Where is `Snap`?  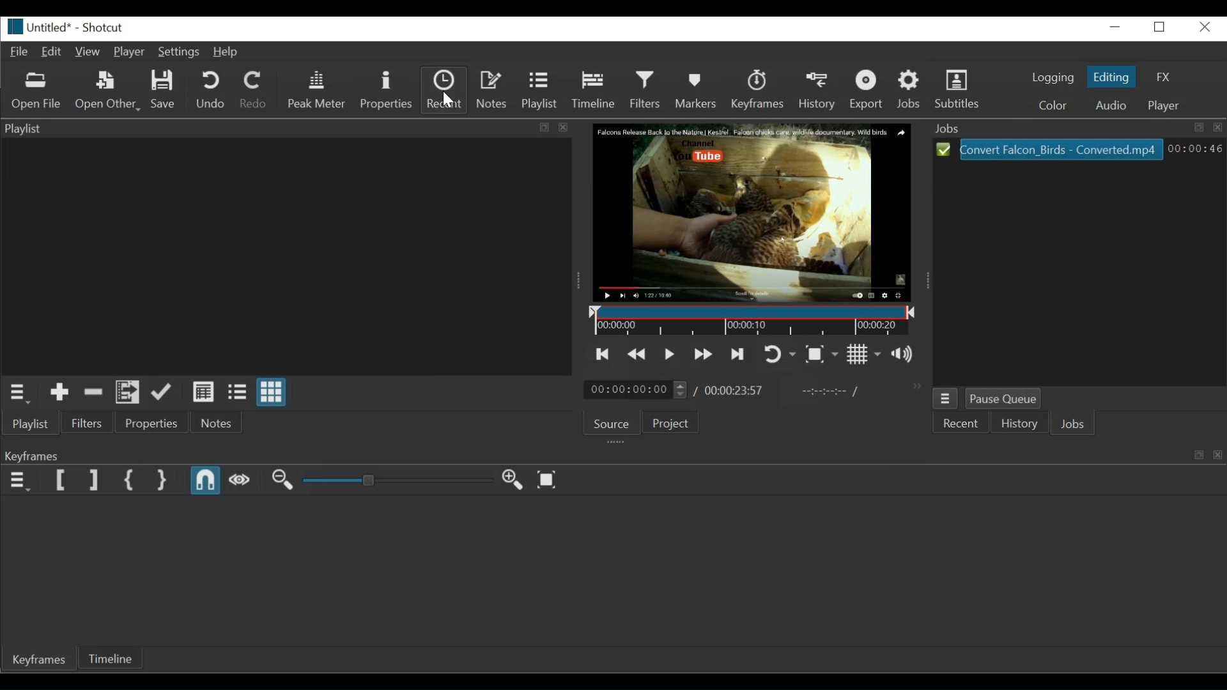 Snap is located at coordinates (205, 481).